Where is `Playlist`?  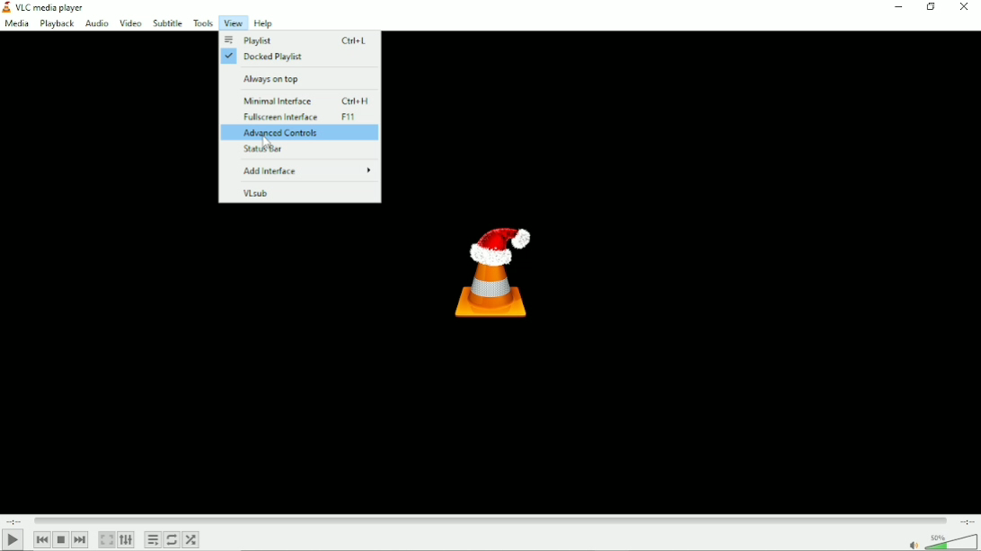 Playlist is located at coordinates (296, 40).